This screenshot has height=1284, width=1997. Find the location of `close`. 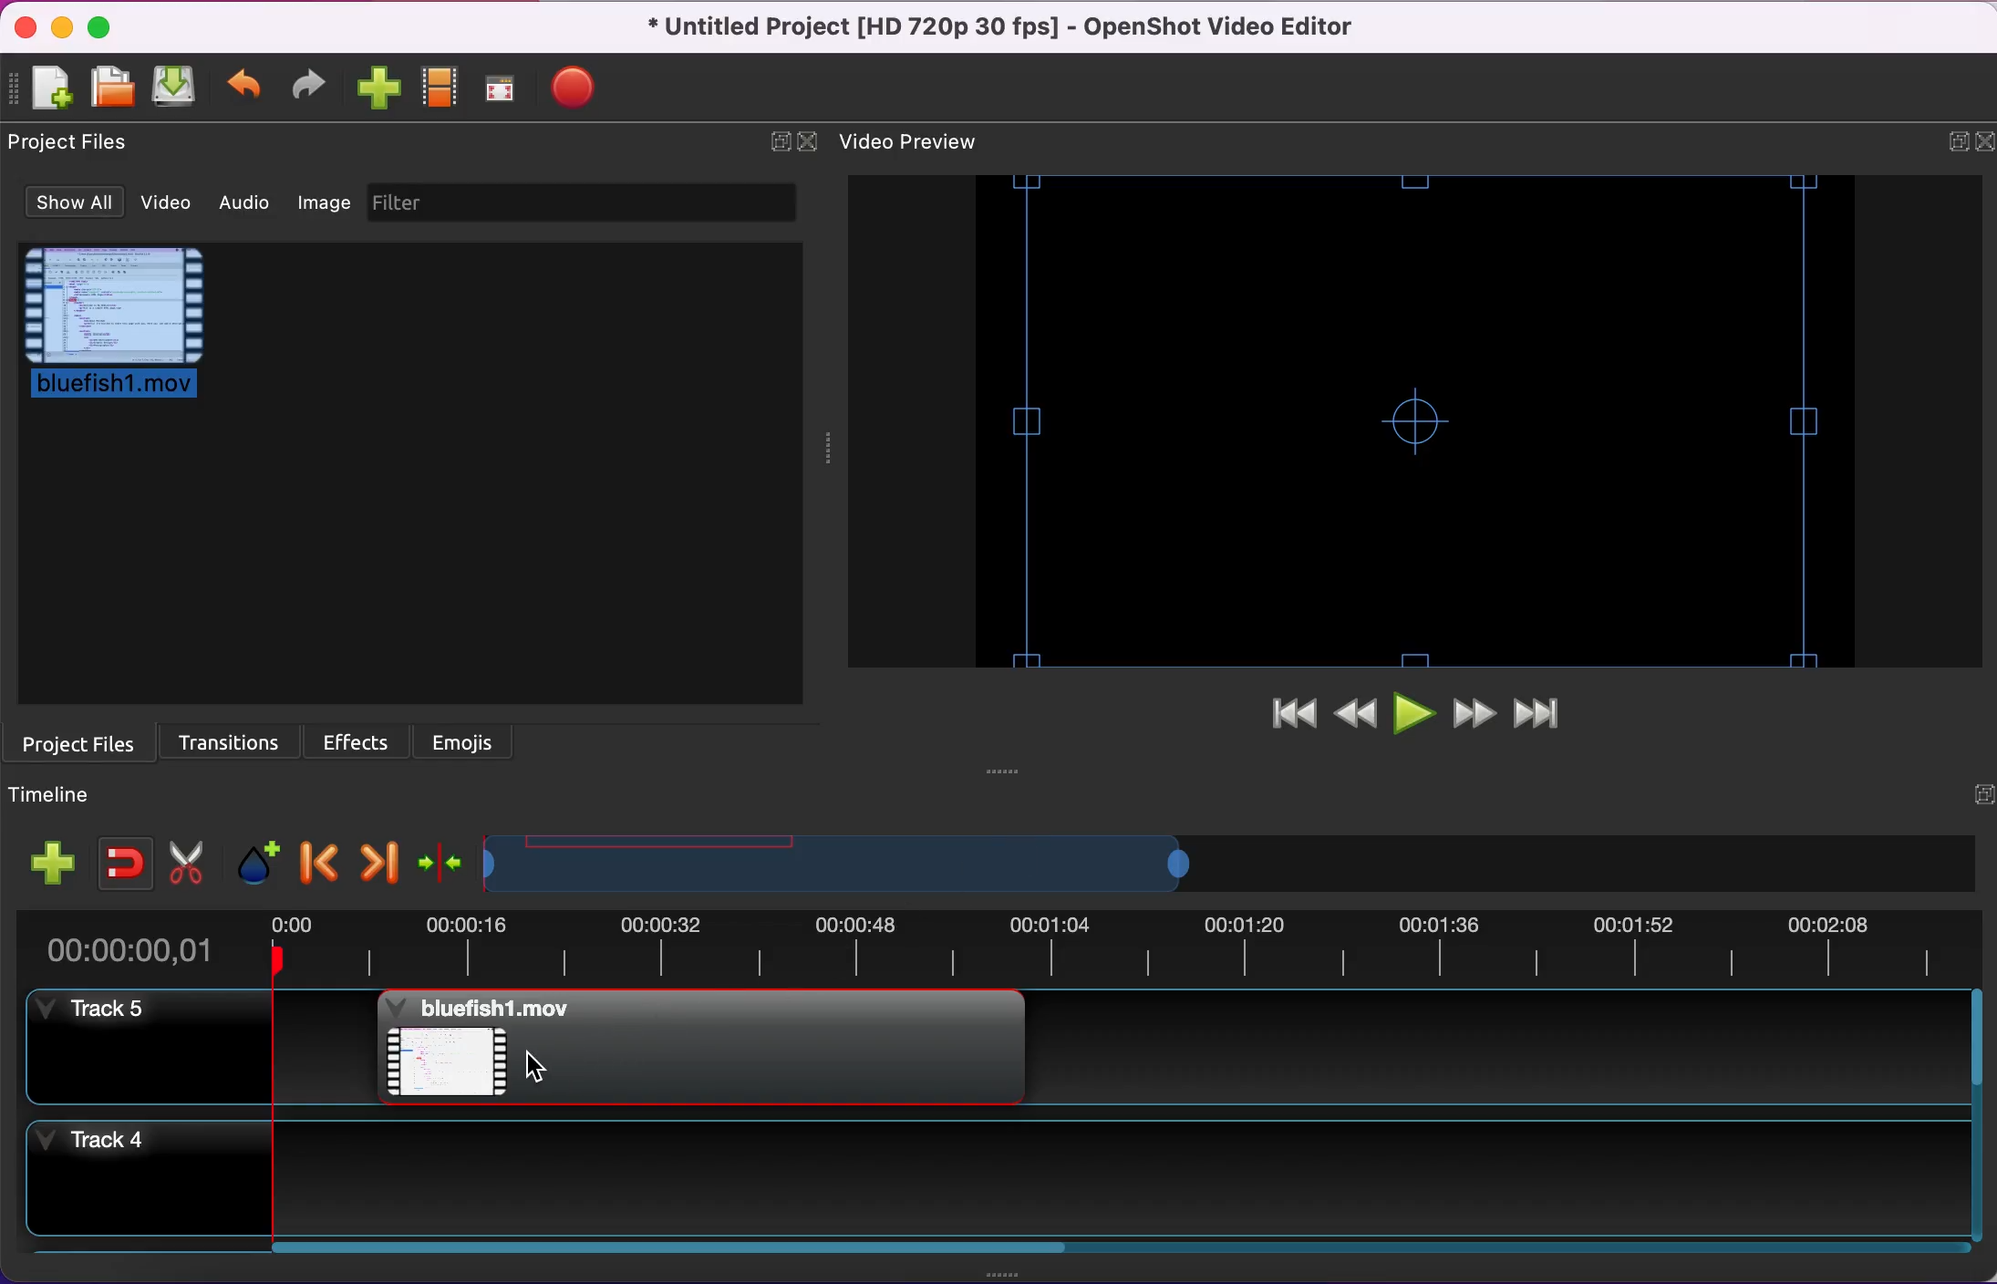

close is located at coordinates (810, 142).